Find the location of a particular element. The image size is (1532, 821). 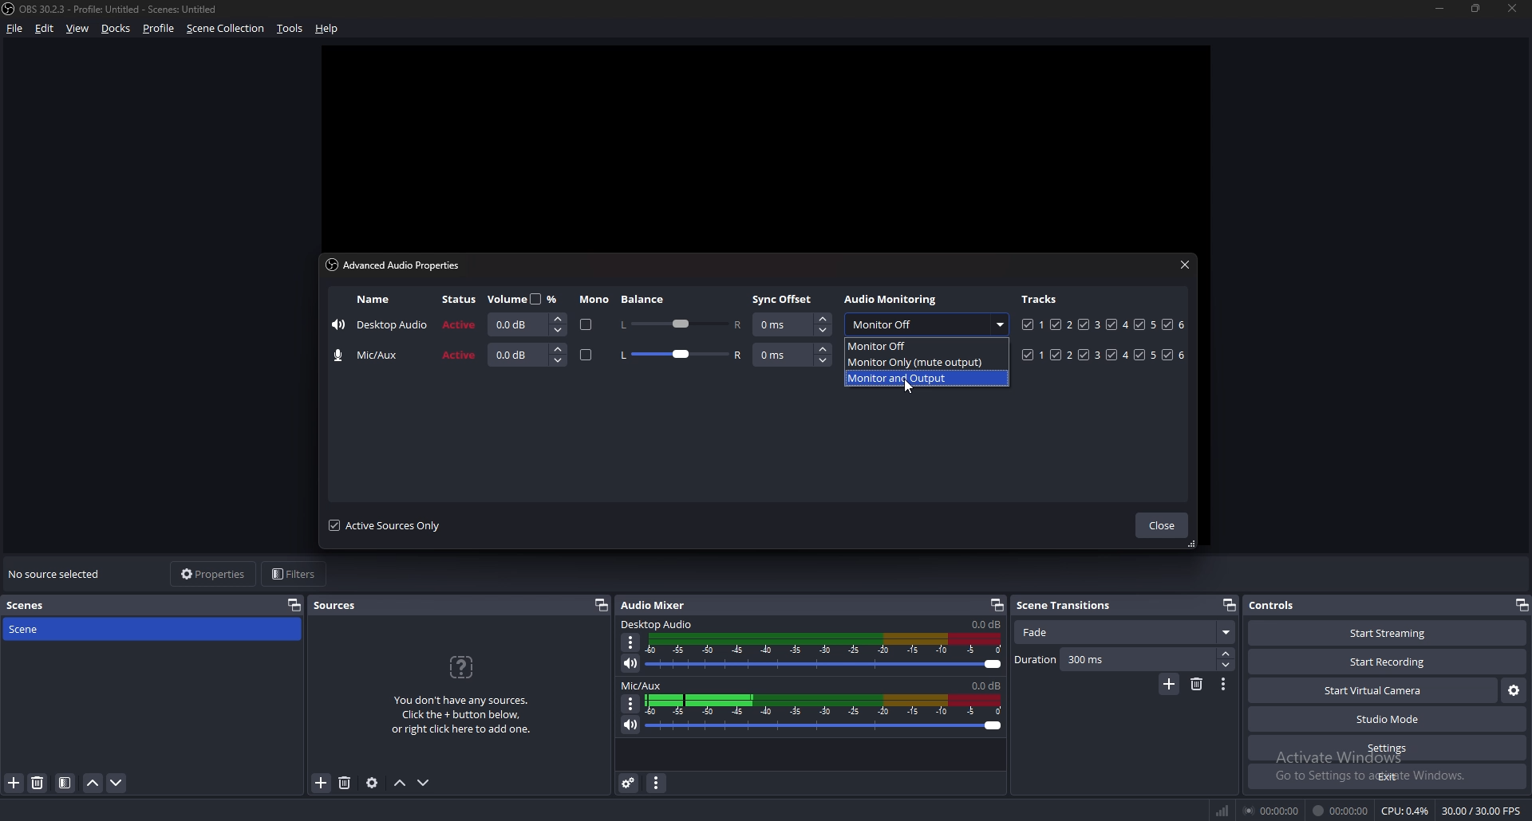

cursor is located at coordinates (907, 389).